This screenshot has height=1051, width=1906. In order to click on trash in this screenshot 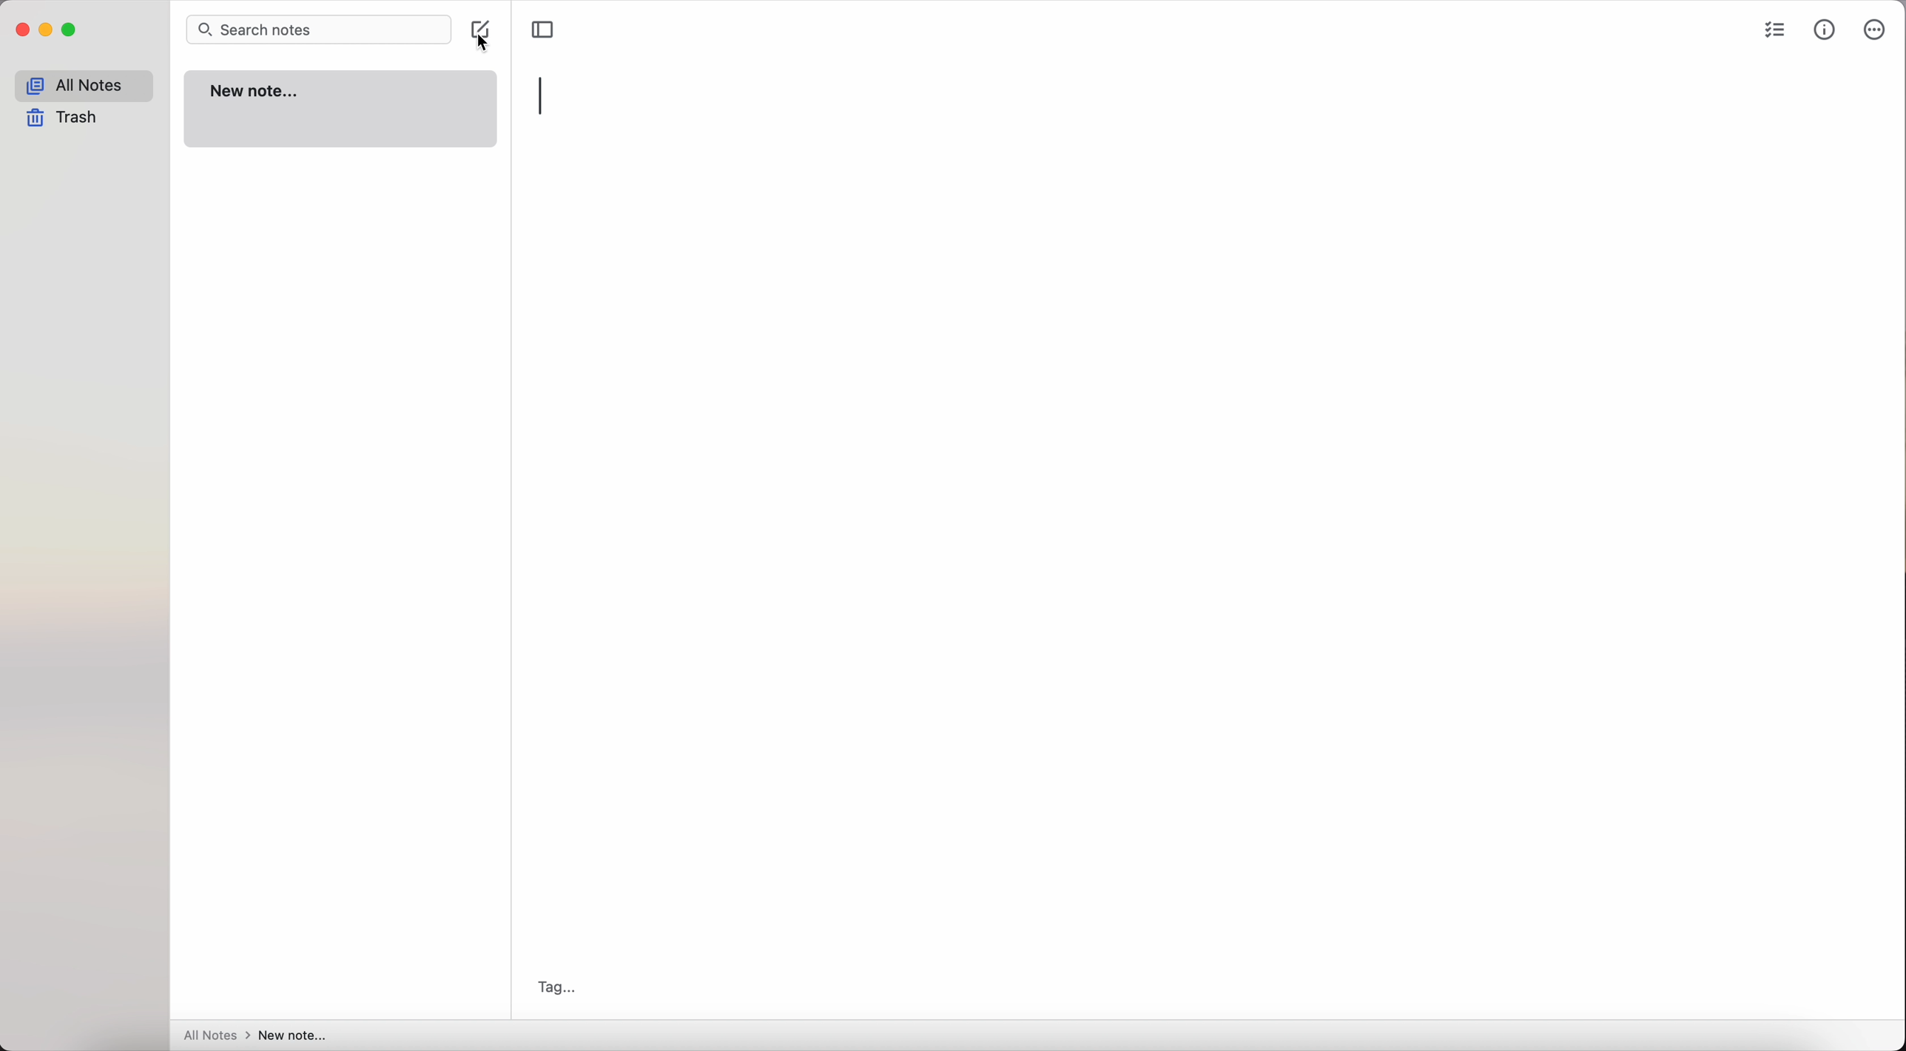, I will do `click(67, 120)`.